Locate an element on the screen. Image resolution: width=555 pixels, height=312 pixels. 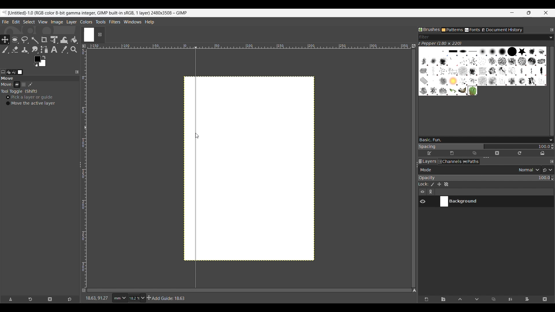
Create a new layer is located at coordinates (426, 300).